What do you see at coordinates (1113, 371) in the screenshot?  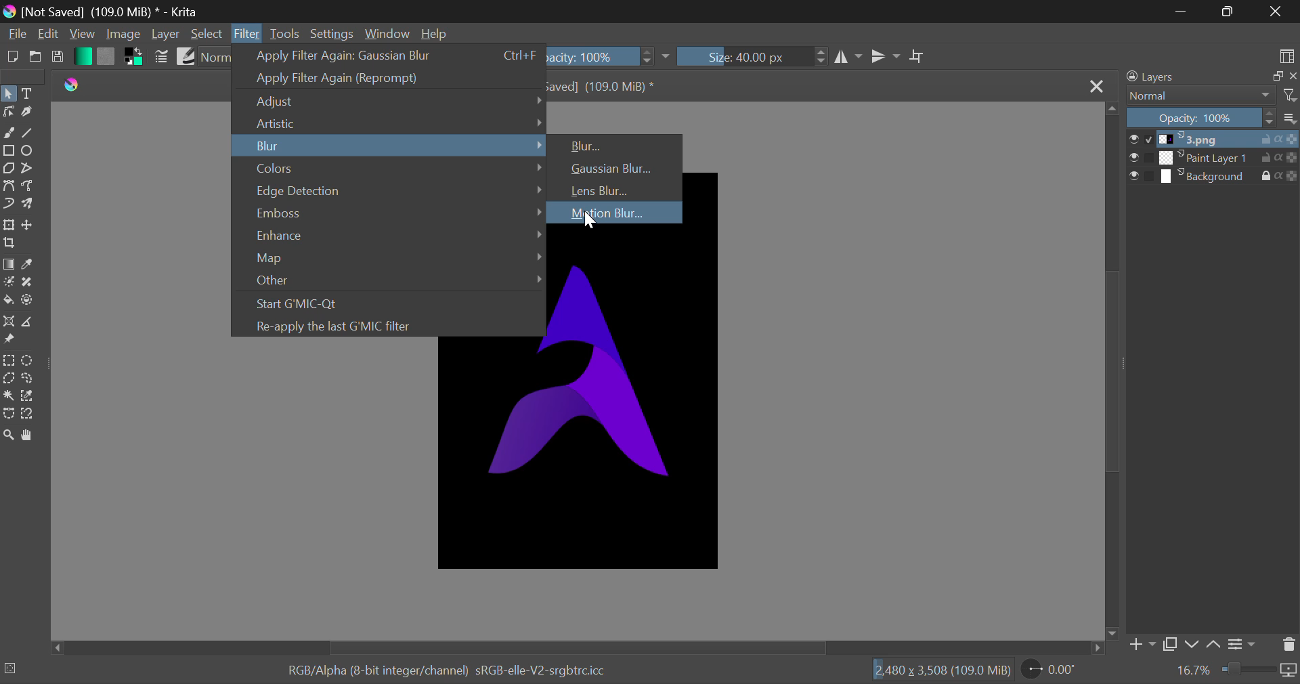 I see `Scroll Bar` at bounding box center [1113, 371].